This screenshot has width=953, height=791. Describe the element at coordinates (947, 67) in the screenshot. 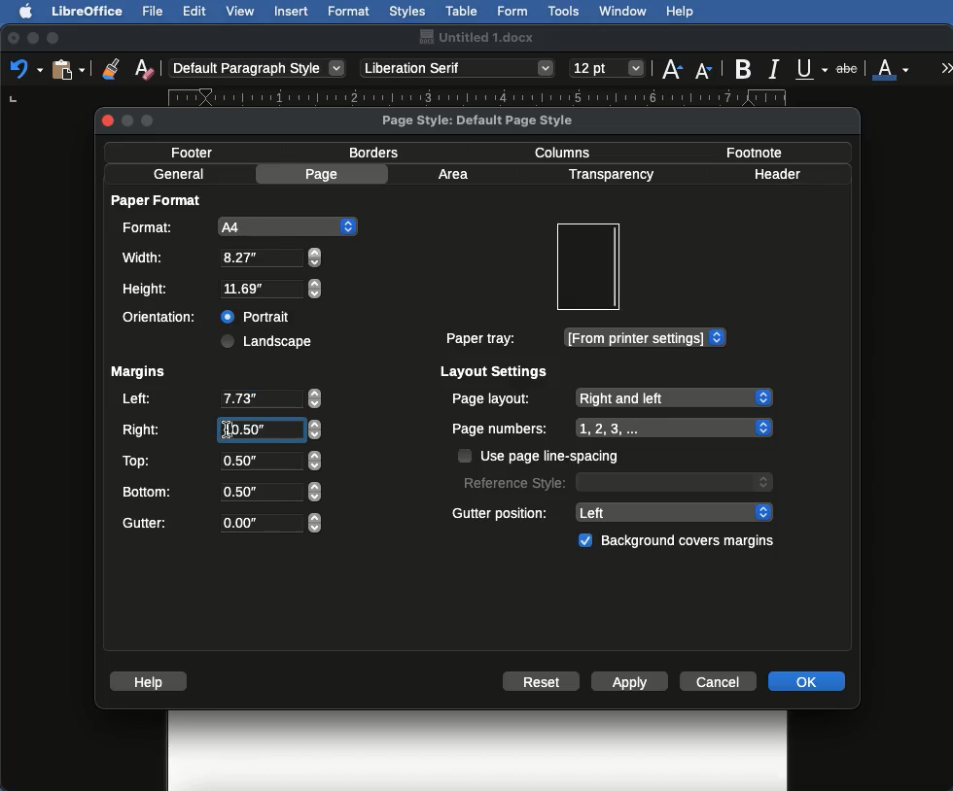

I see `More` at that location.